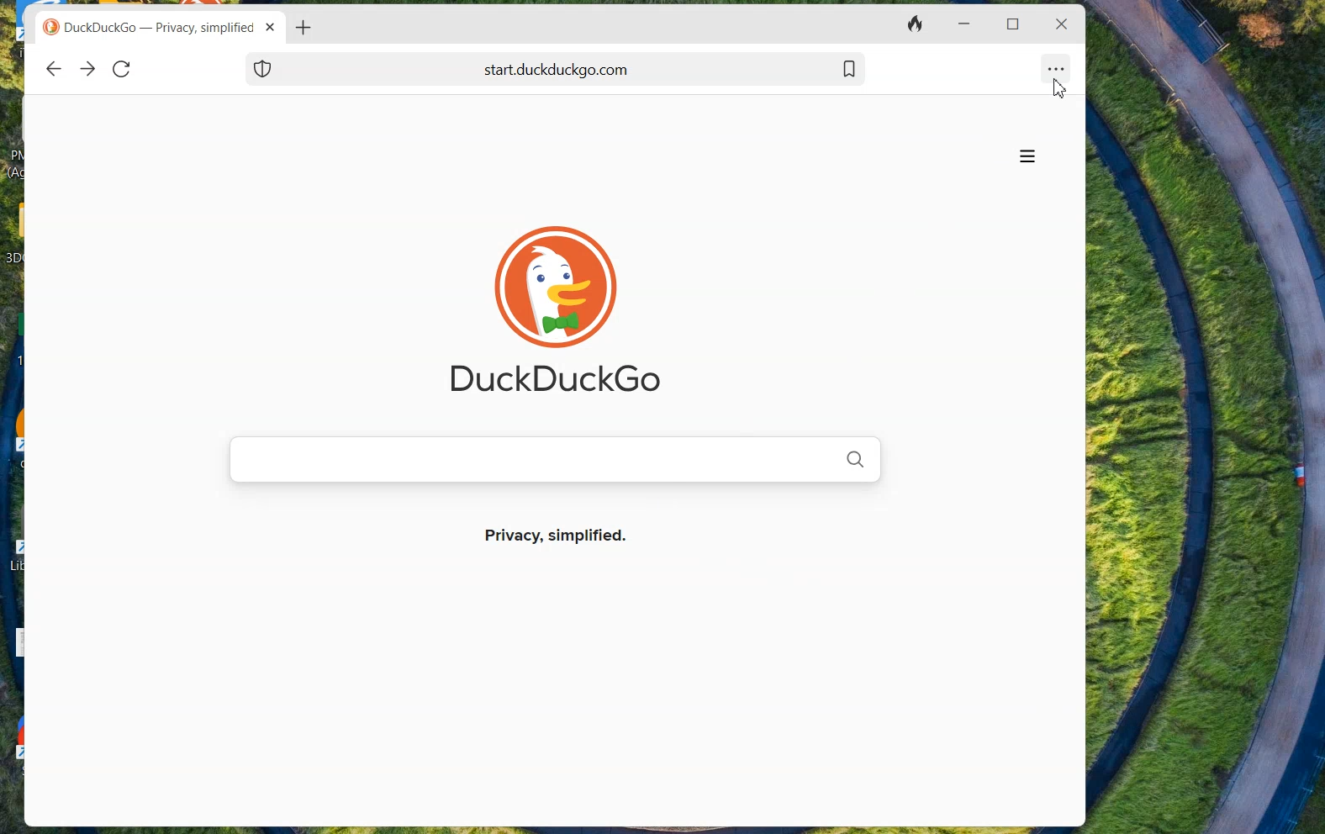  What do you see at coordinates (263, 68) in the screenshot?
I see `Shield Icon ` at bounding box center [263, 68].